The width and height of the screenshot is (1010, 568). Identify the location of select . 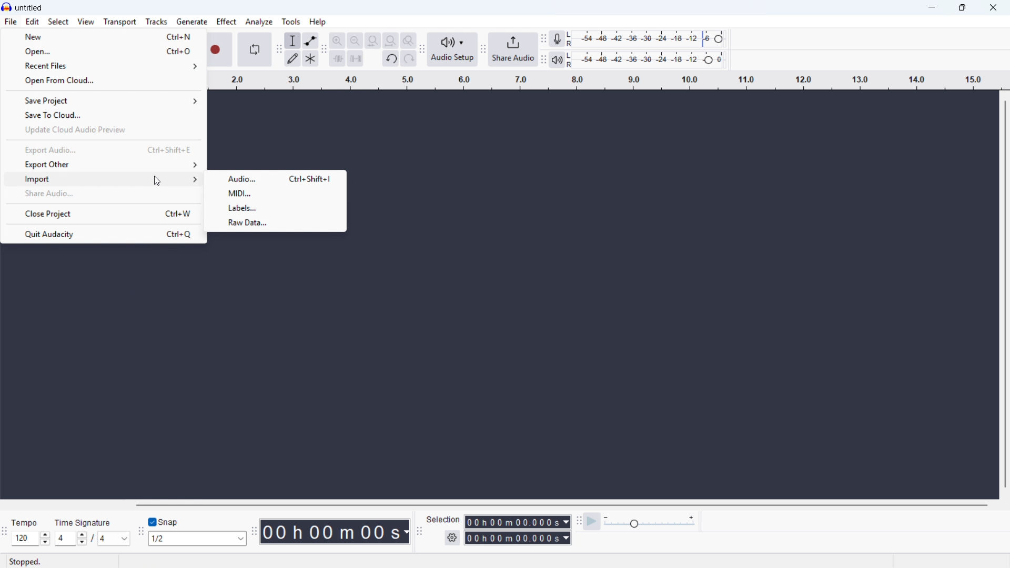
(59, 22).